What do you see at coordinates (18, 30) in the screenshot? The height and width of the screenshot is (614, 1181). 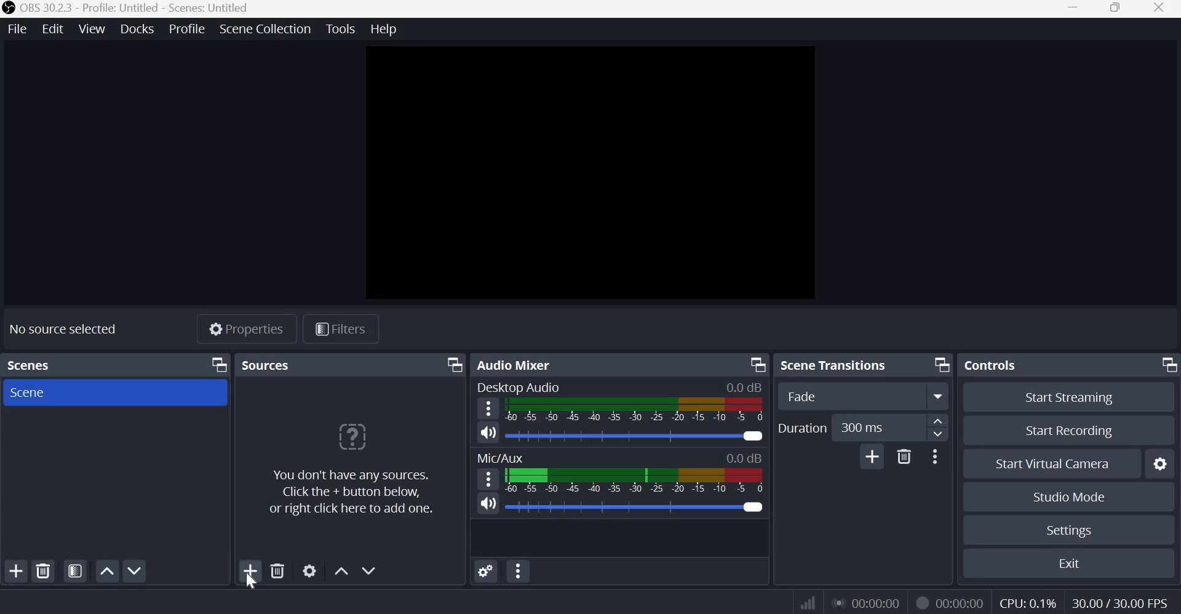 I see `File` at bounding box center [18, 30].